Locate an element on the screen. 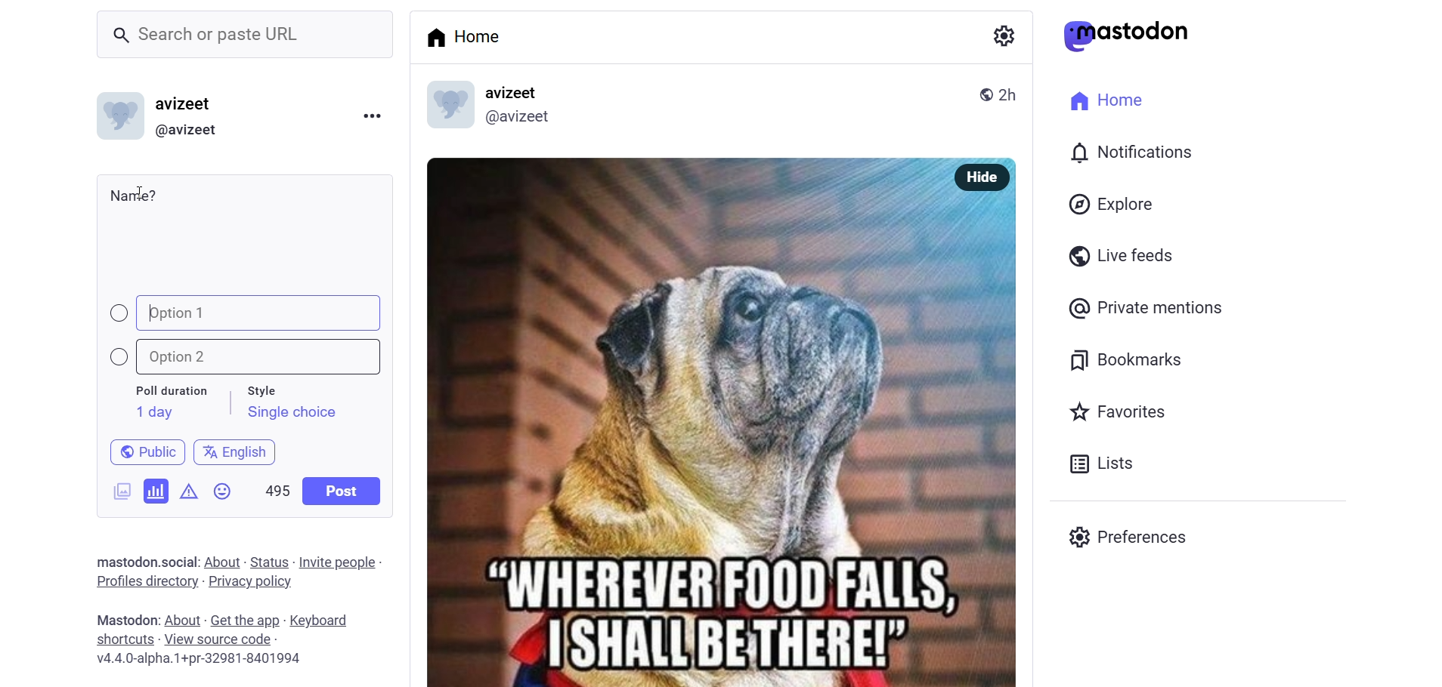  english is located at coordinates (236, 449).